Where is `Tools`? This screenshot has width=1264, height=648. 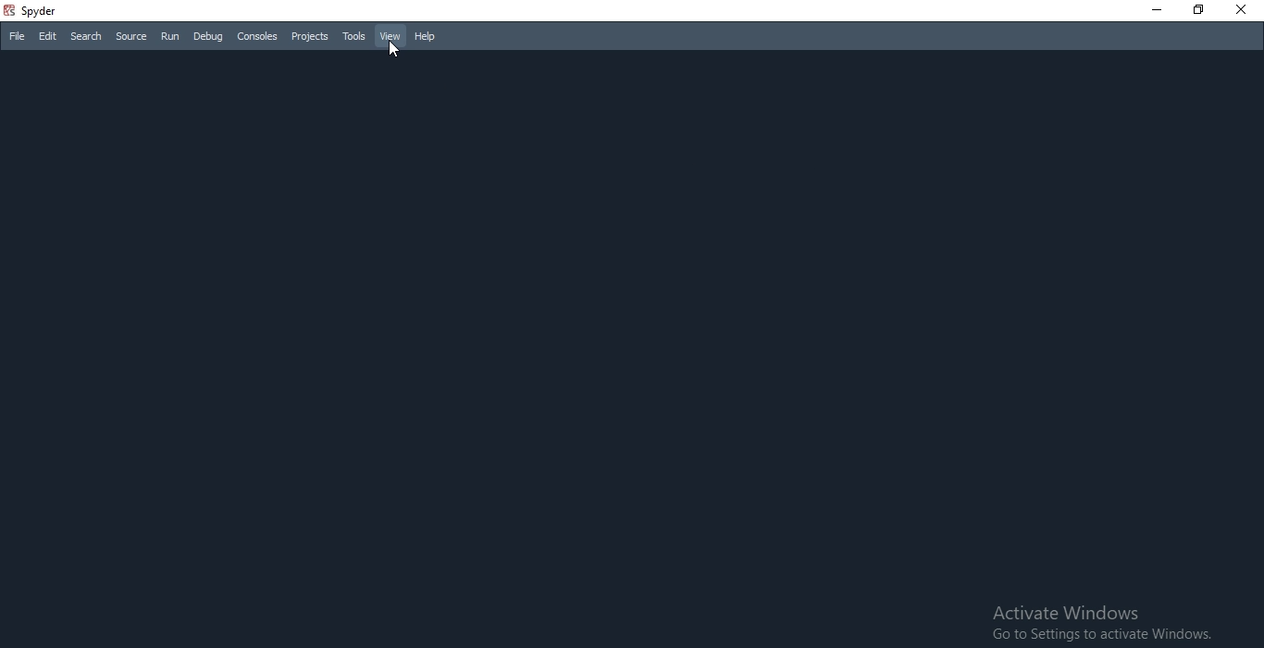
Tools is located at coordinates (355, 35).